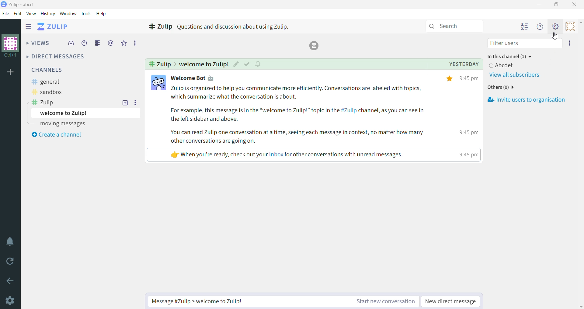  I want to click on More options, so click(136, 102).